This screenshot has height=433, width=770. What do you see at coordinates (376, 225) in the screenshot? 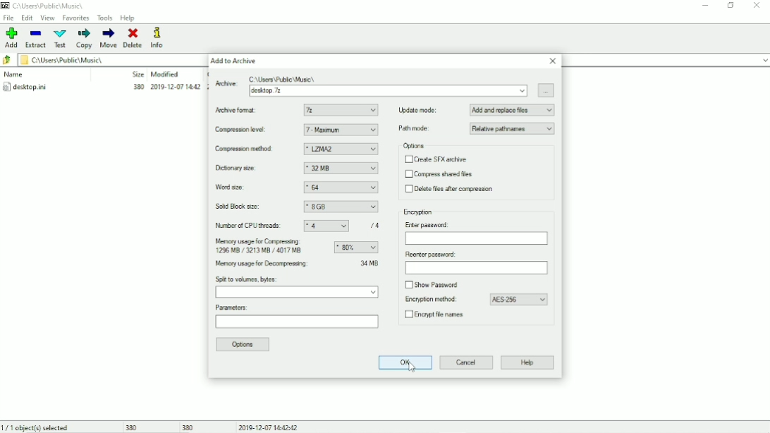
I see `/4` at bounding box center [376, 225].